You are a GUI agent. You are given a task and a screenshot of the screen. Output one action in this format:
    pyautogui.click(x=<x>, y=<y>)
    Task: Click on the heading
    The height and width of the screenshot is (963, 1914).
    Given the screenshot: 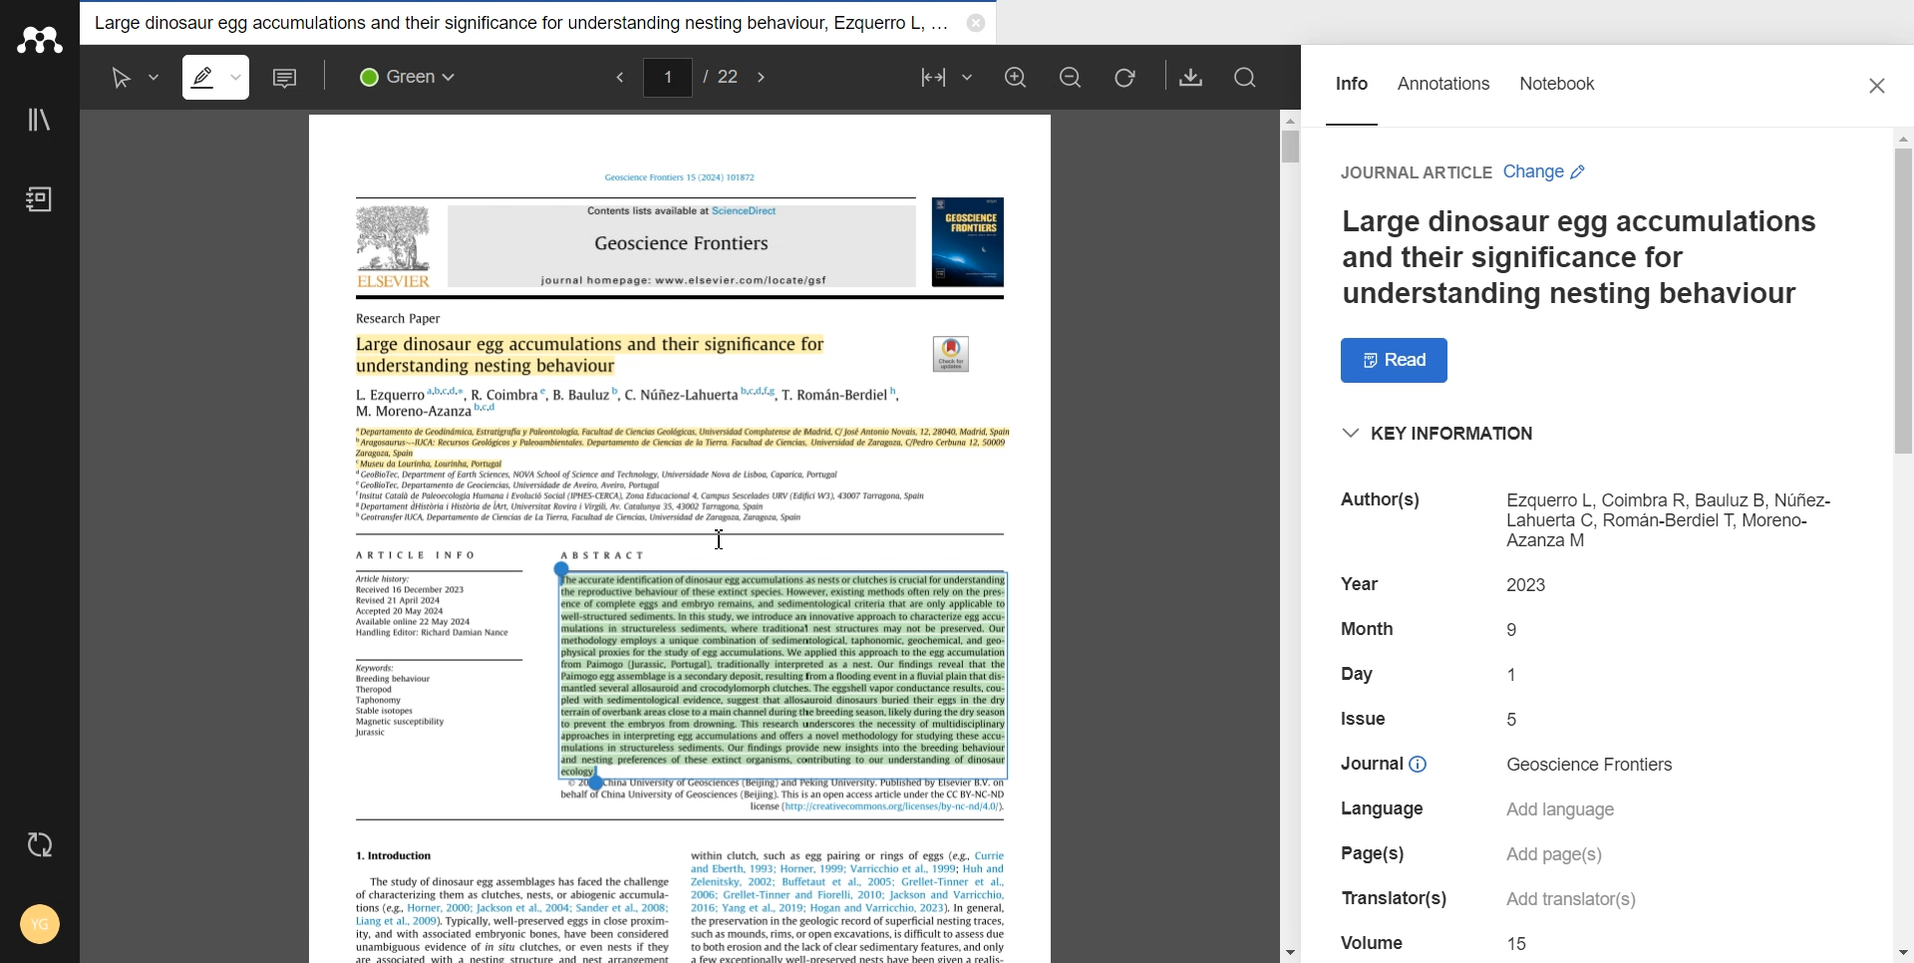 What is the action you would take?
    pyautogui.click(x=403, y=319)
    